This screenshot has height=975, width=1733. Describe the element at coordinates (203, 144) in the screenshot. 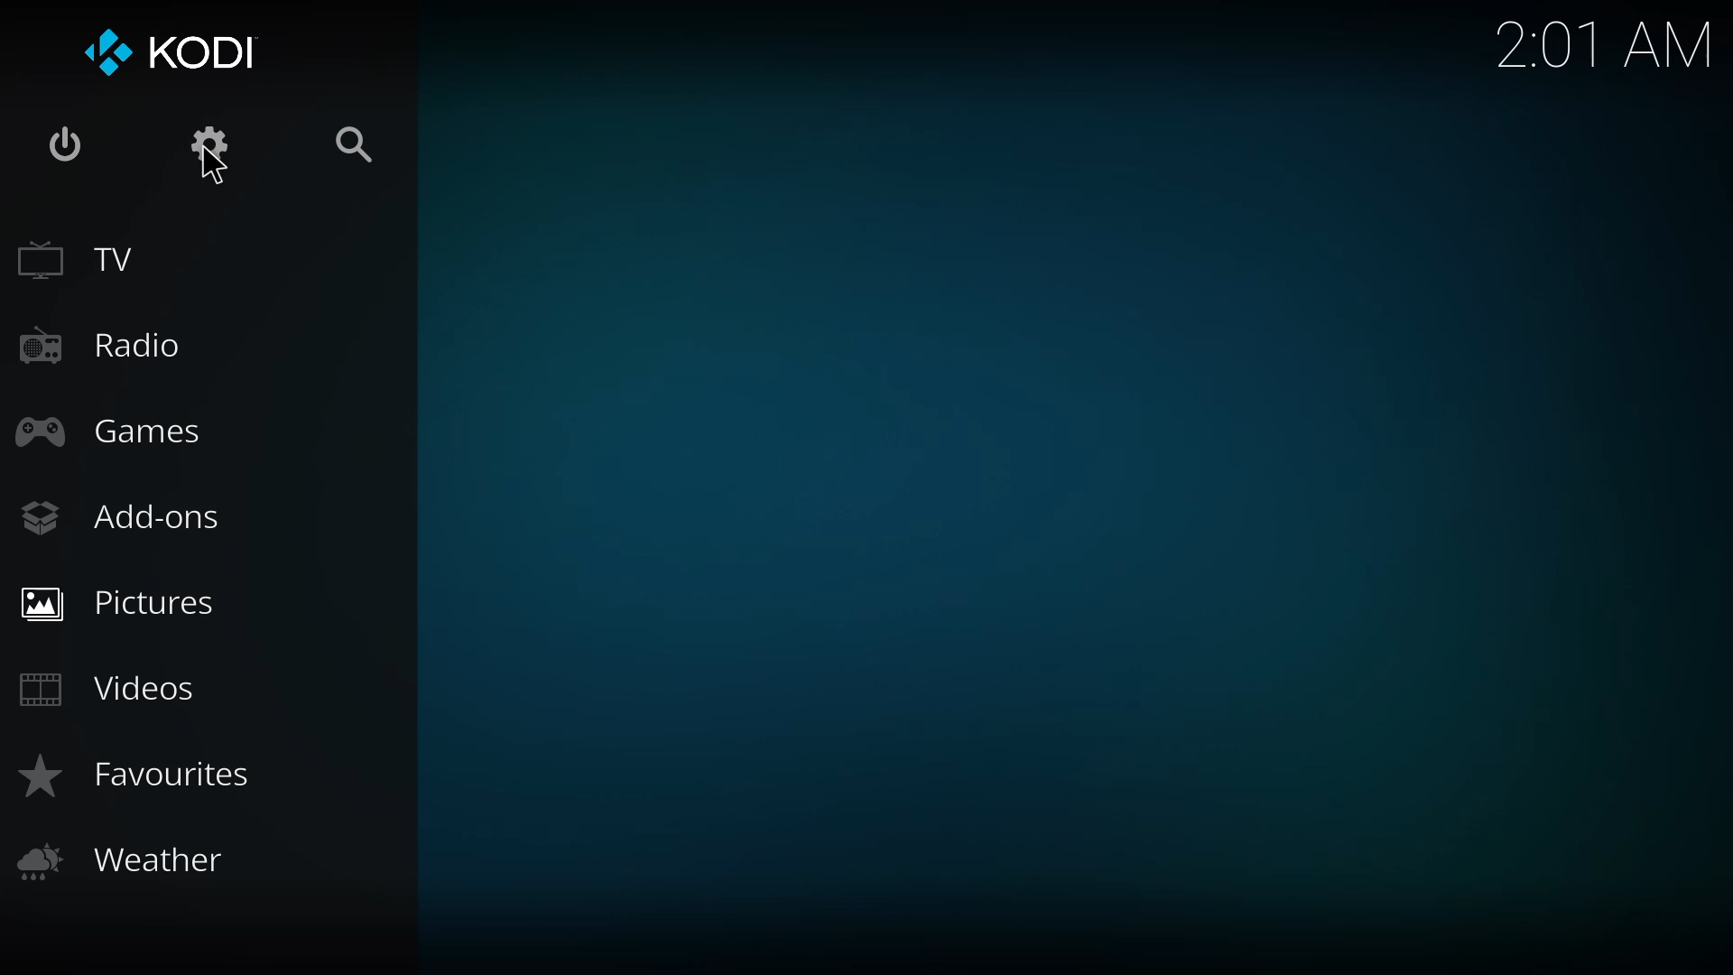

I see `settings` at that location.